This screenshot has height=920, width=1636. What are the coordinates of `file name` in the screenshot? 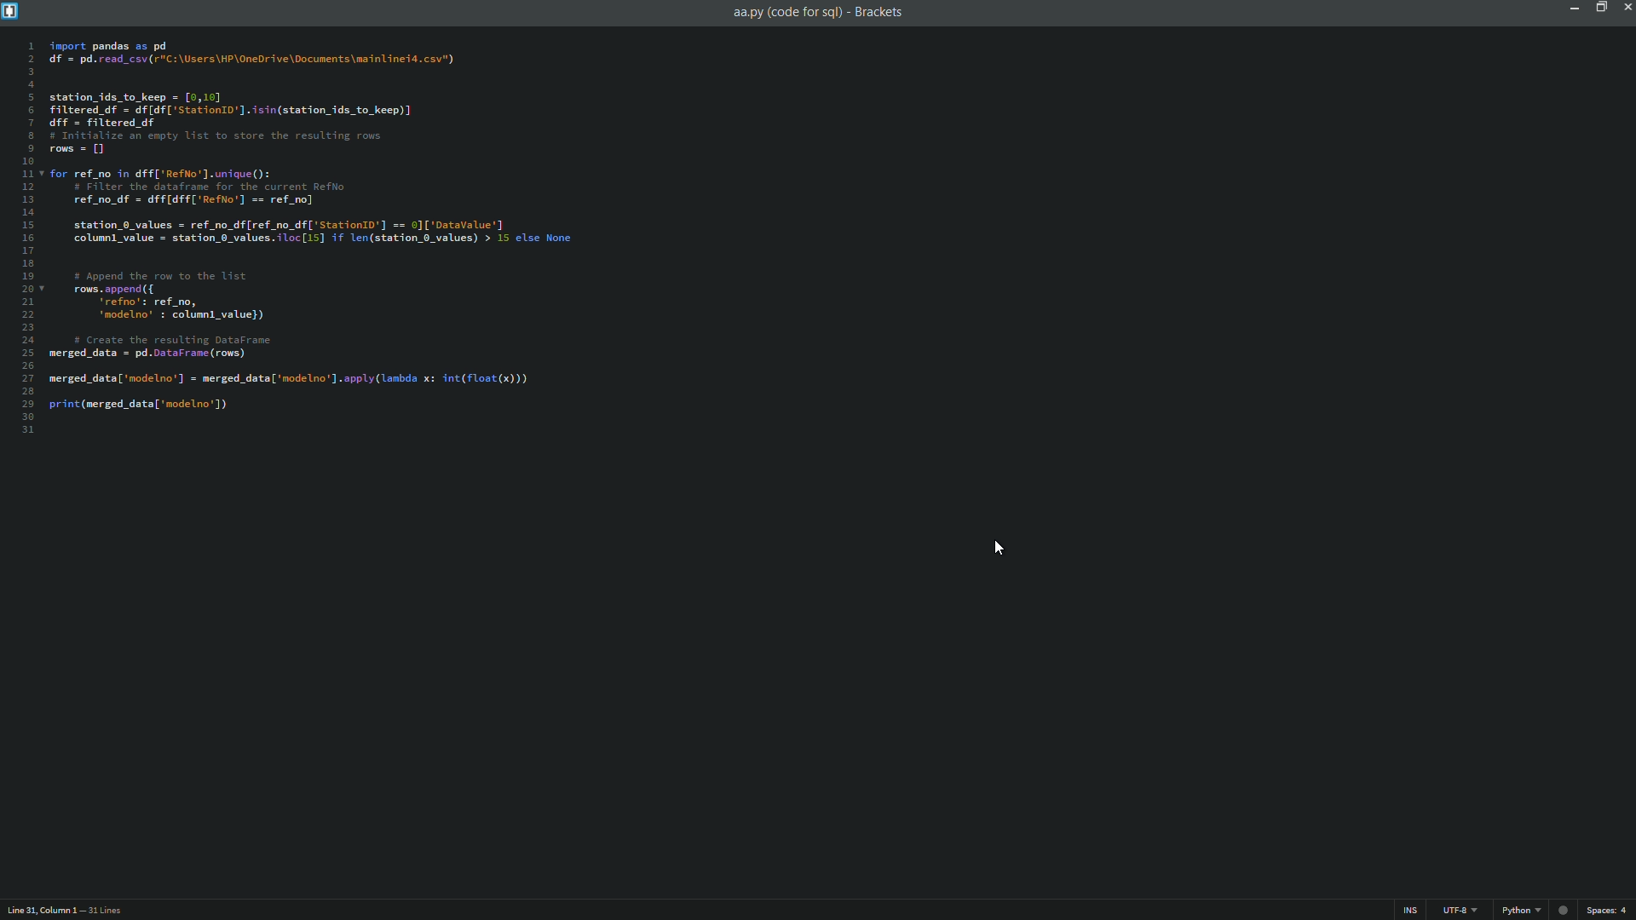 It's located at (785, 12).